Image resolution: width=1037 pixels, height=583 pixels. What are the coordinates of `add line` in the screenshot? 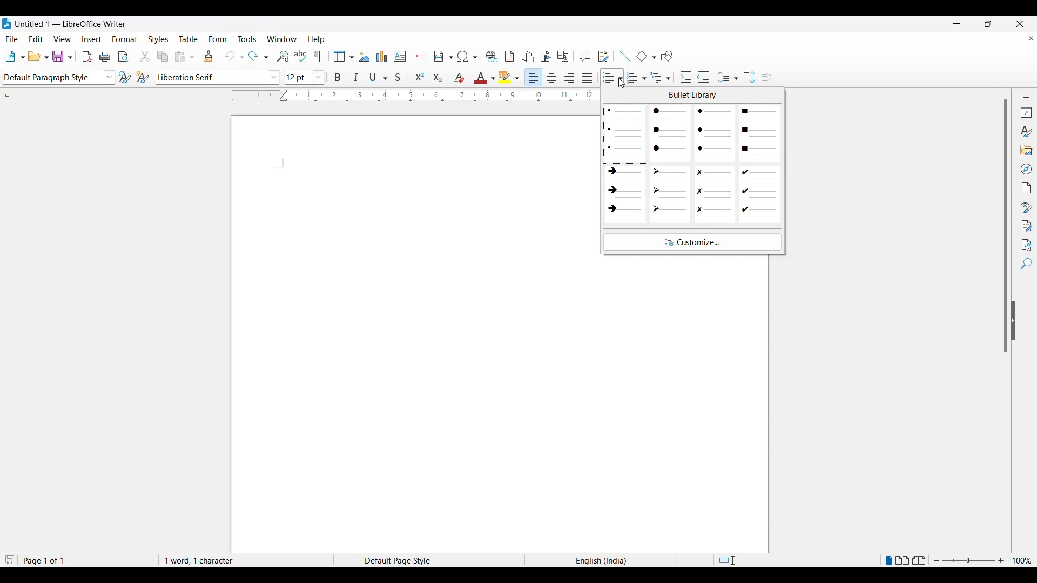 It's located at (623, 55).